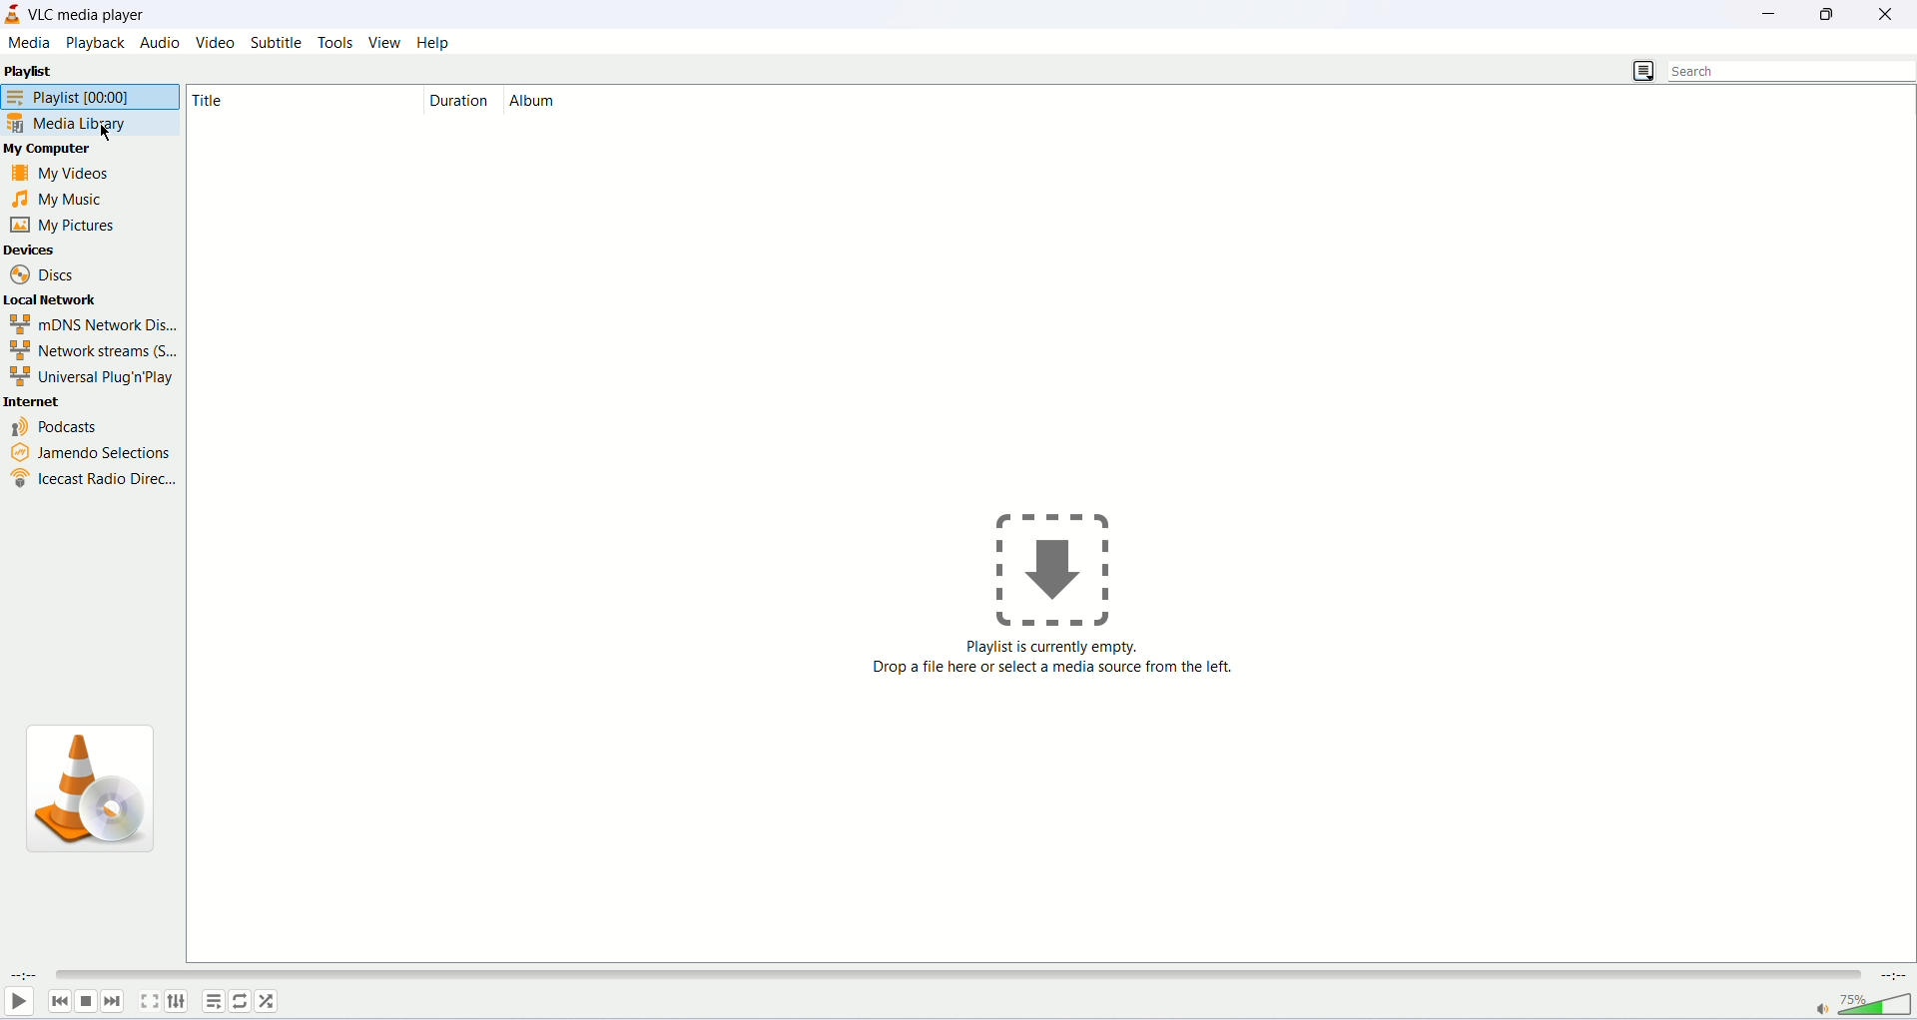  I want to click on VLC media player, so click(96, 14).